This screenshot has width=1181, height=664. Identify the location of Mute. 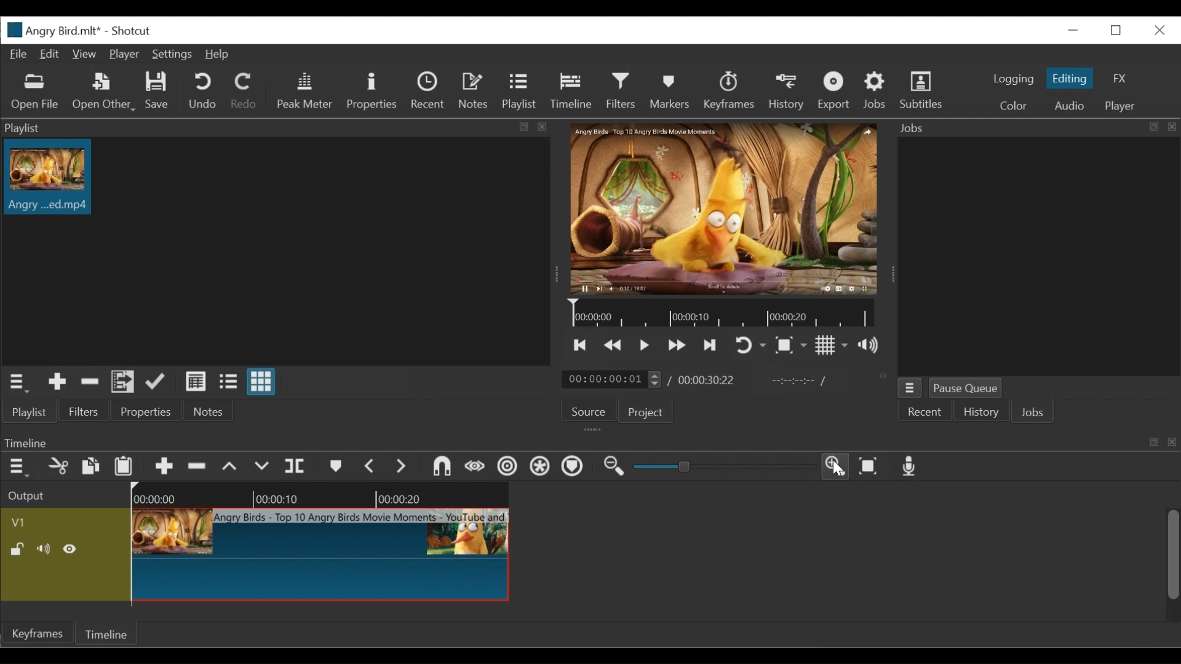
(45, 548).